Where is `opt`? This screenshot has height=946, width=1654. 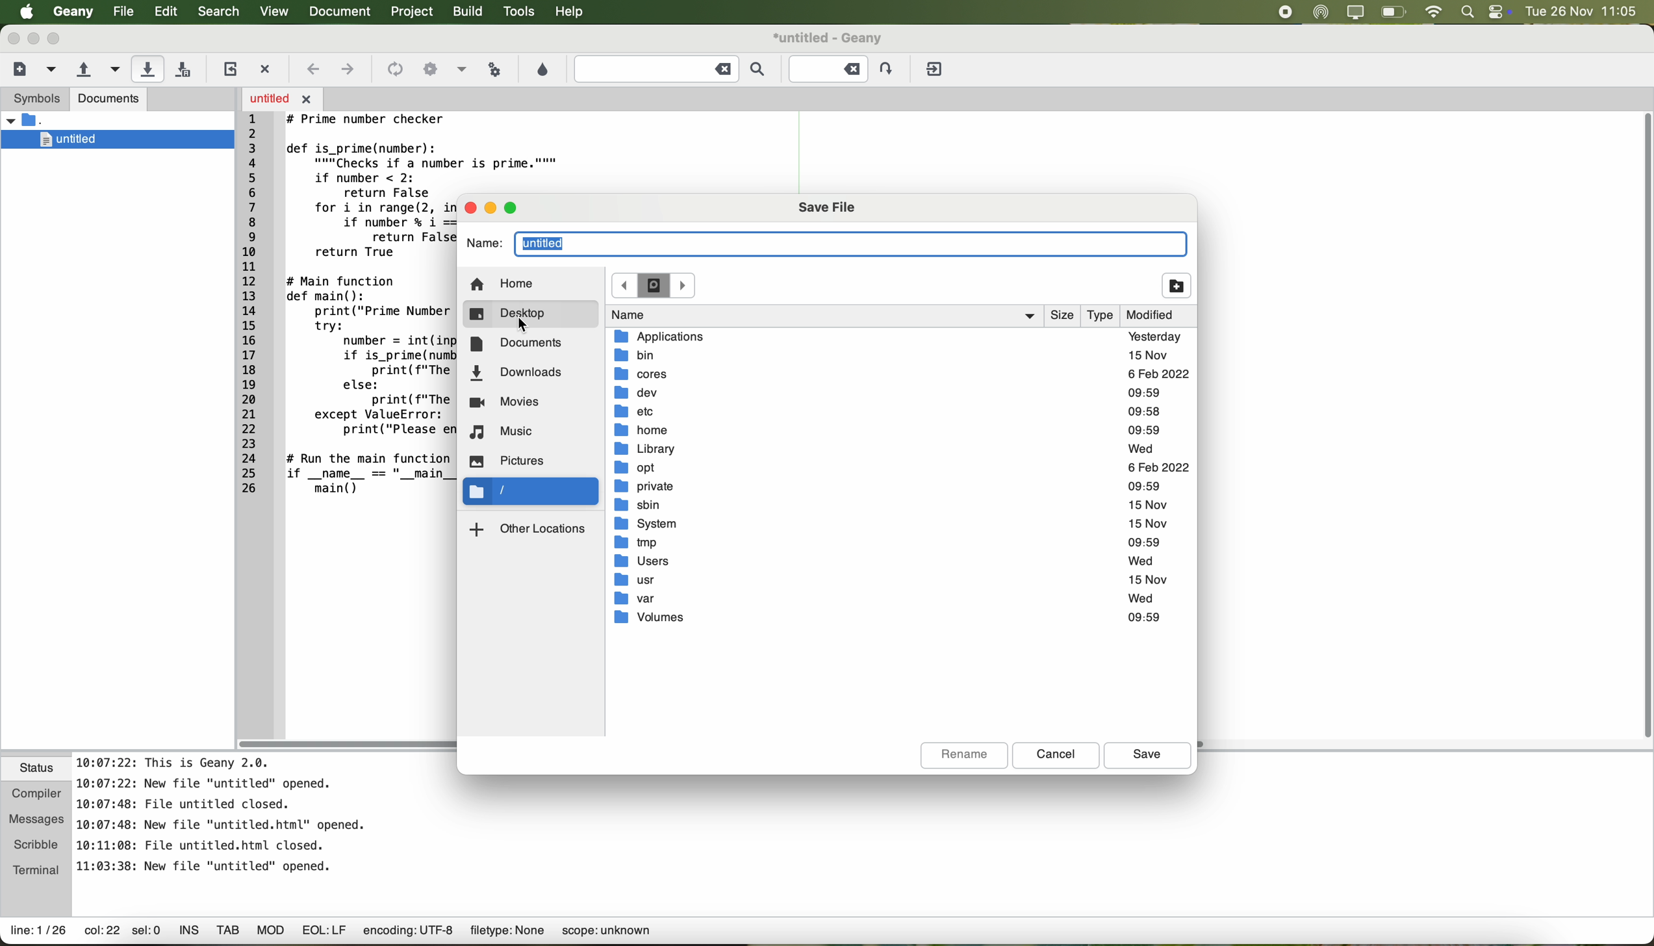
opt is located at coordinates (901, 468).